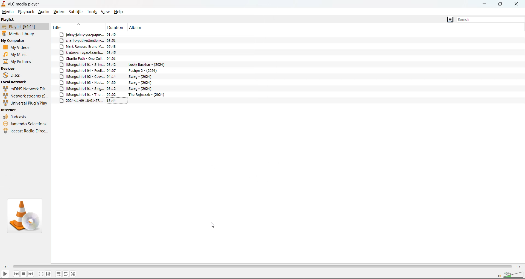  I want to click on track and app name, so click(21, 4).